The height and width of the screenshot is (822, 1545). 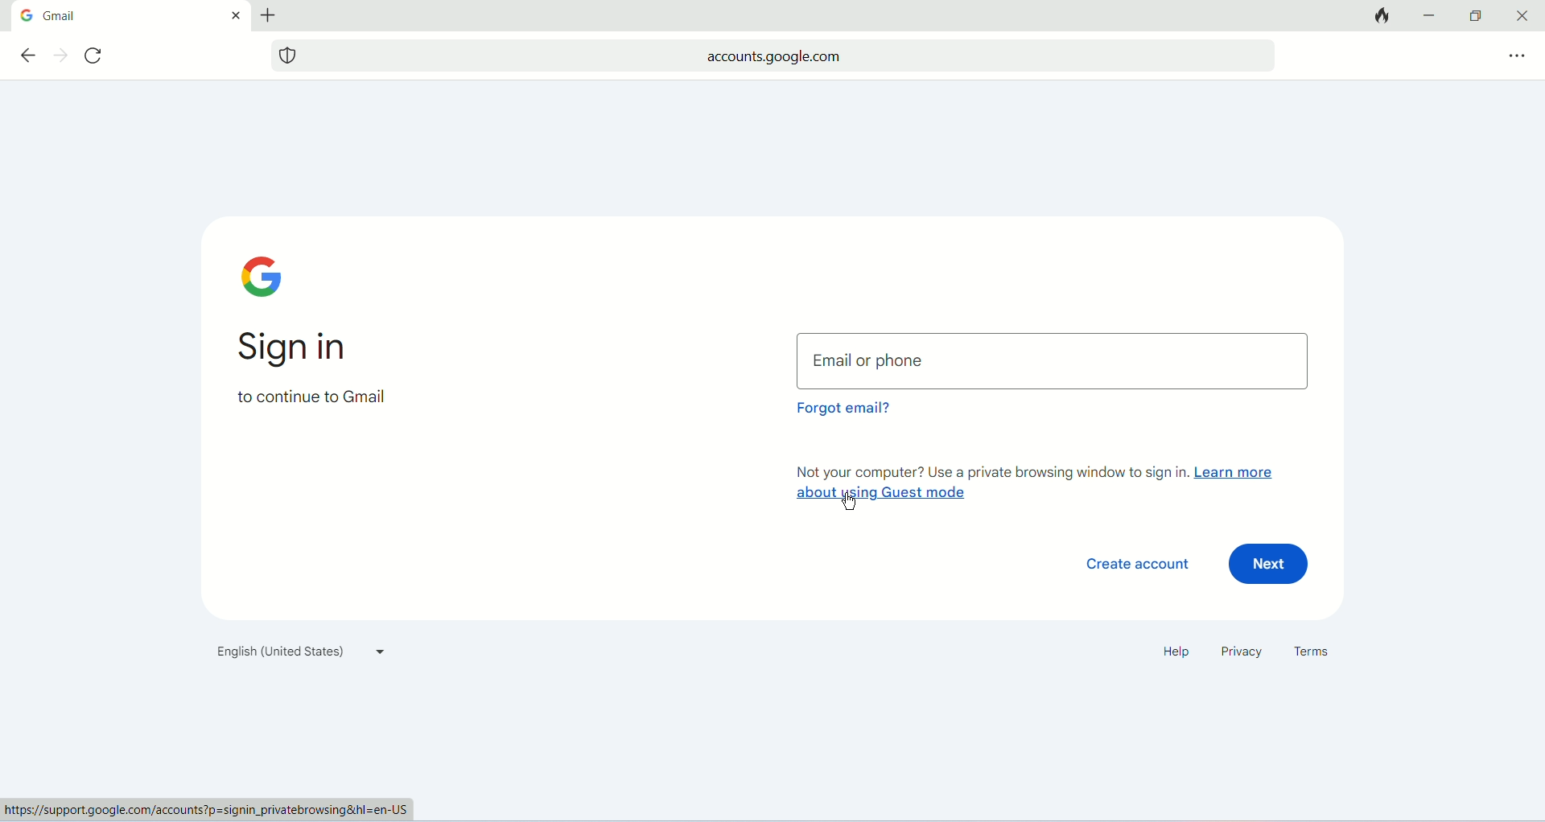 What do you see at coordinates (27, 55) in the screenshot?
I see `previous` at bounding box center [27, 55].